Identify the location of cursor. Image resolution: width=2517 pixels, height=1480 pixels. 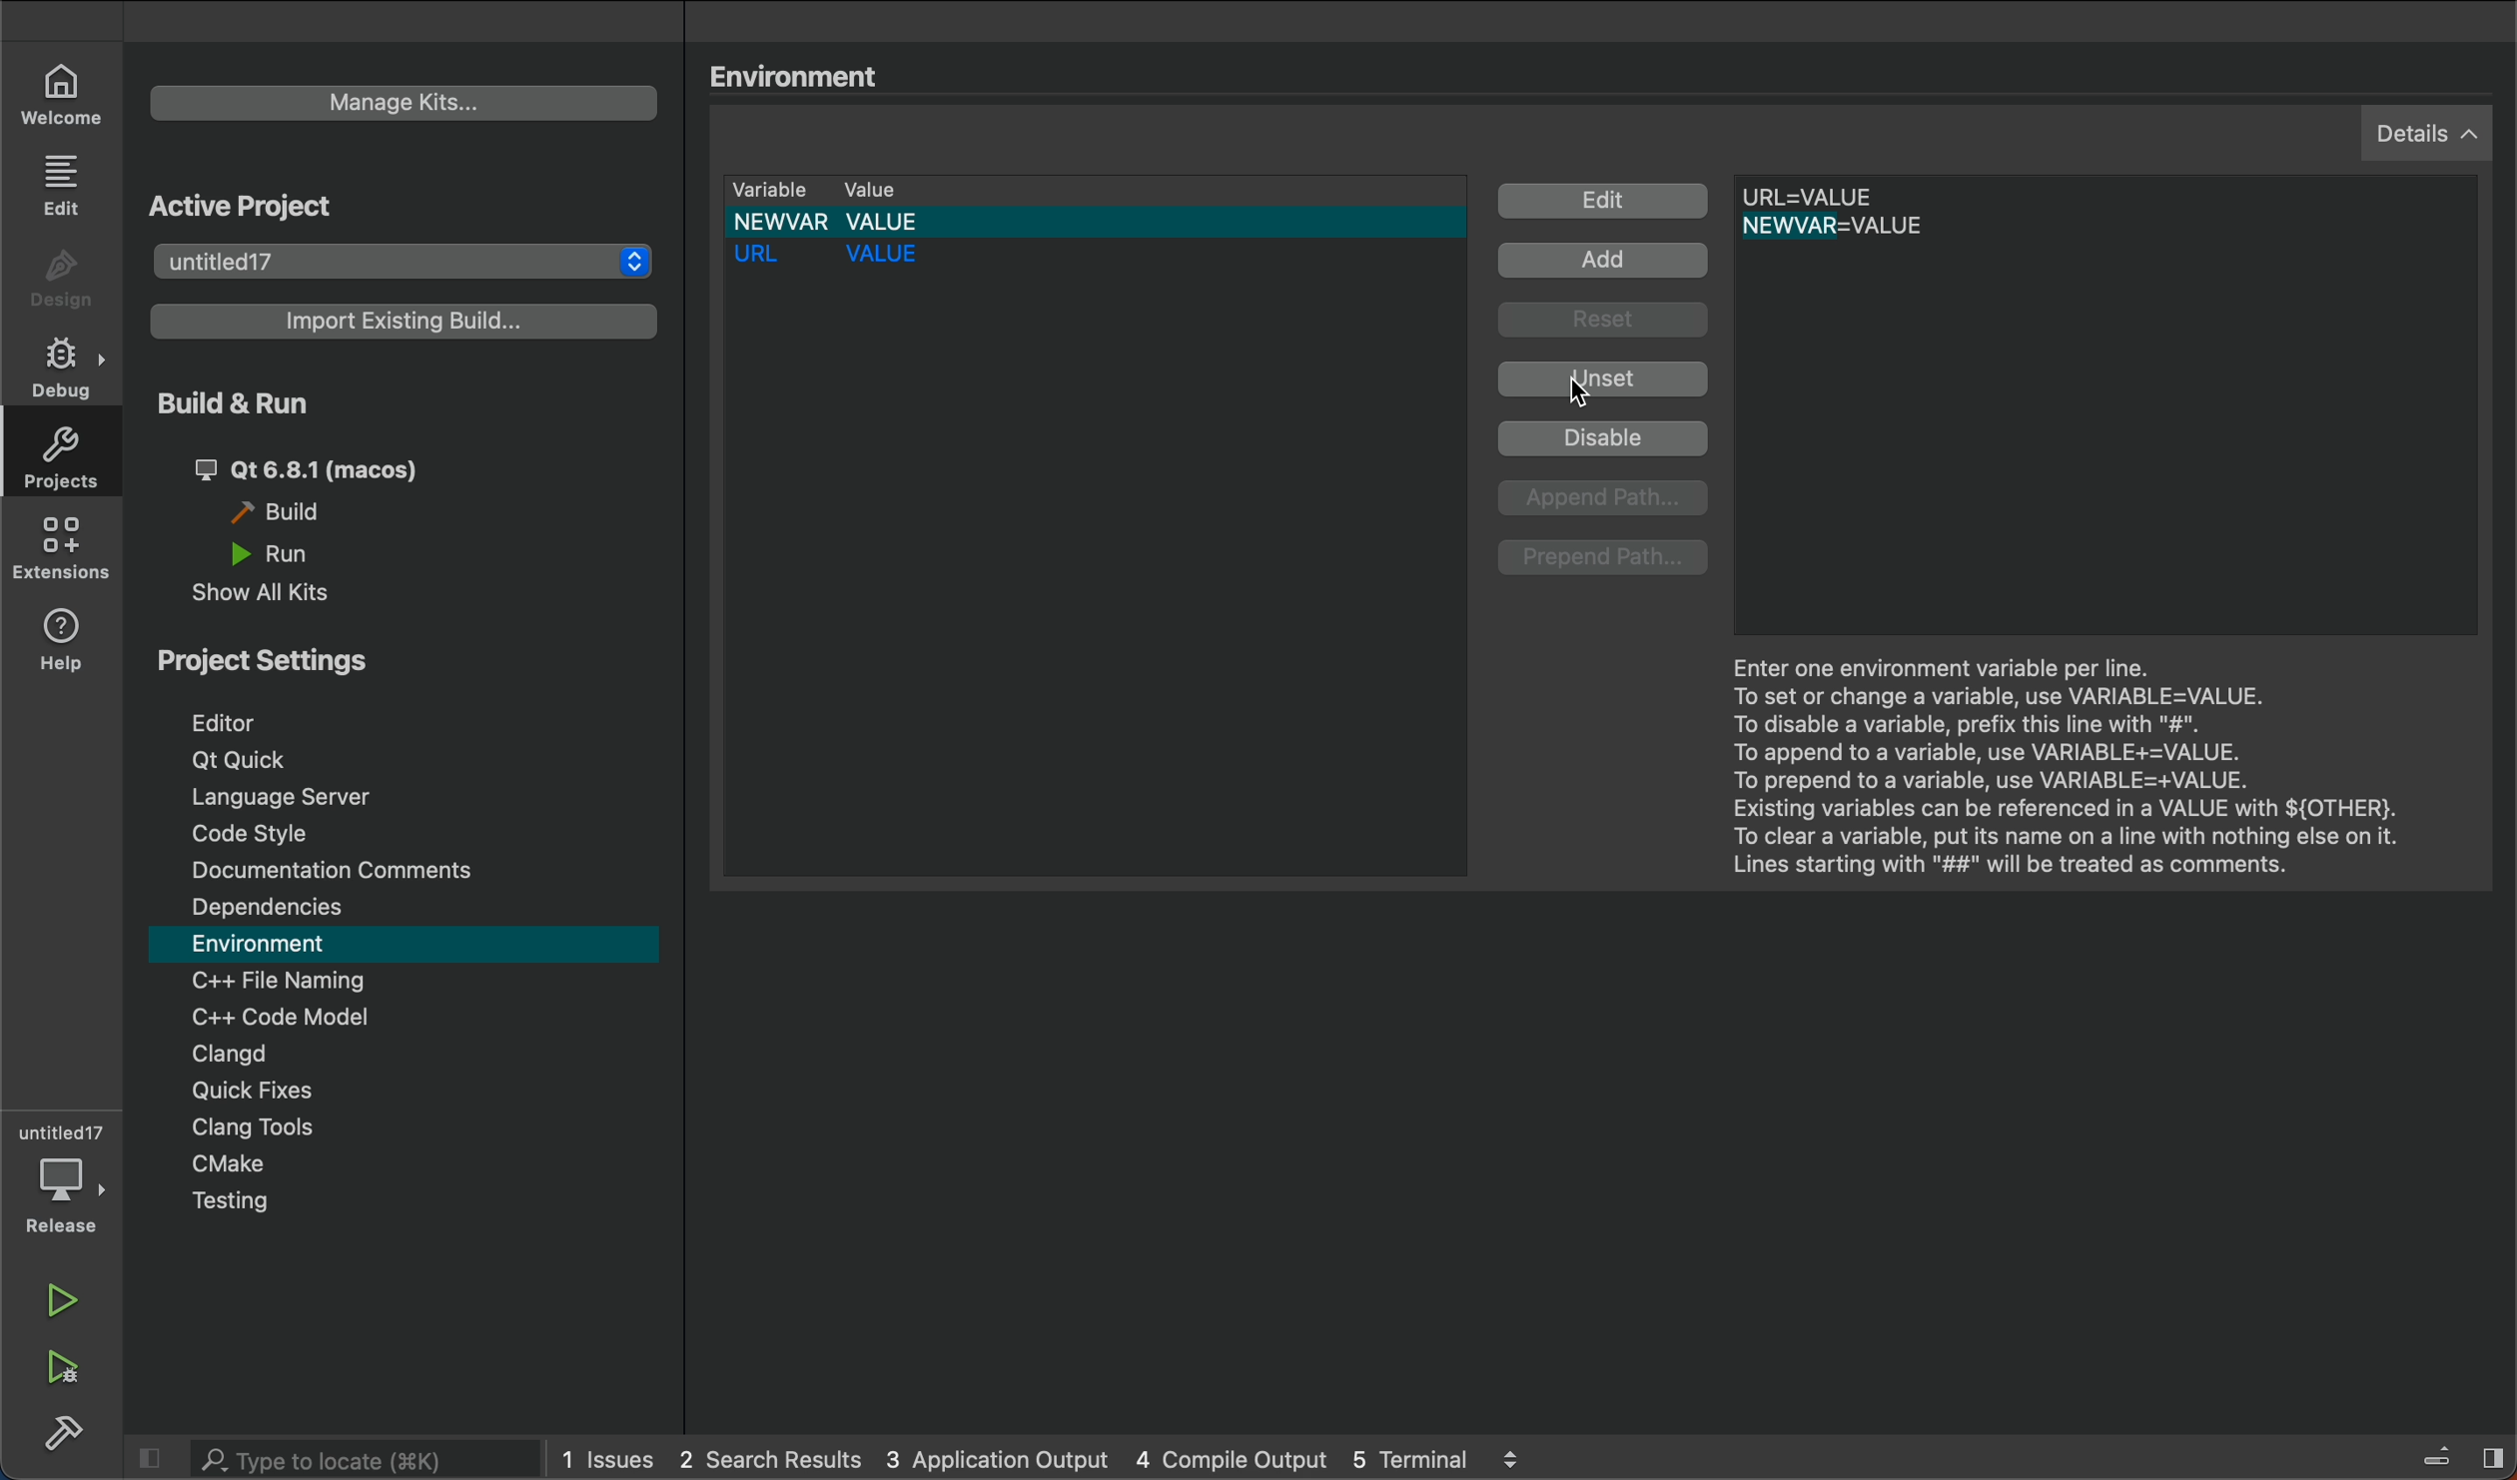
(1583, 405).